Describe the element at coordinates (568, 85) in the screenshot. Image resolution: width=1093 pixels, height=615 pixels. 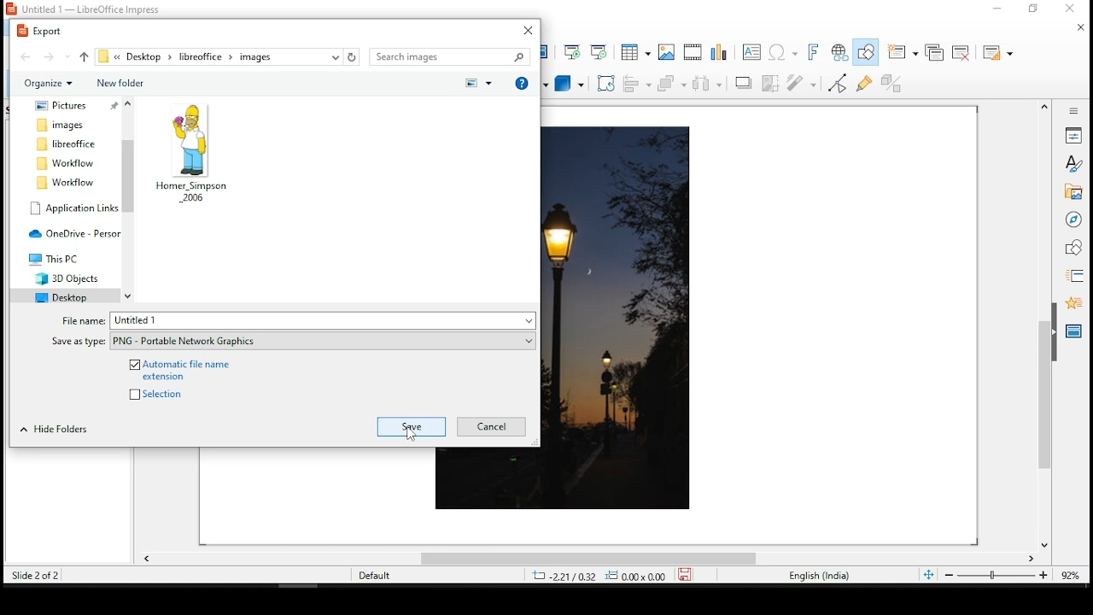
I see `3D objects` at that location.